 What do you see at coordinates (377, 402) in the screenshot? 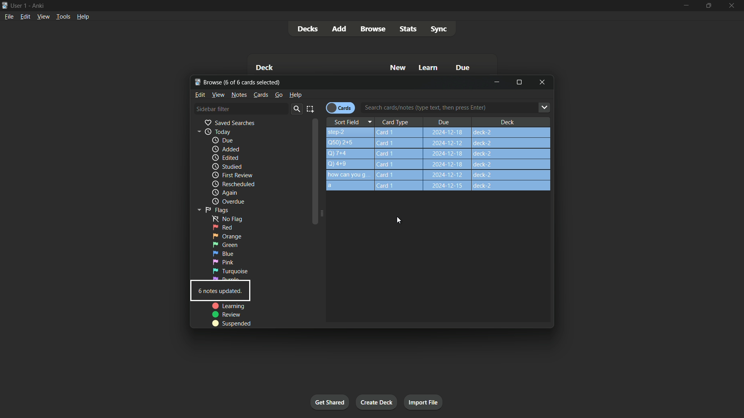
I see `Create deck` at bounding box center [377, 402].